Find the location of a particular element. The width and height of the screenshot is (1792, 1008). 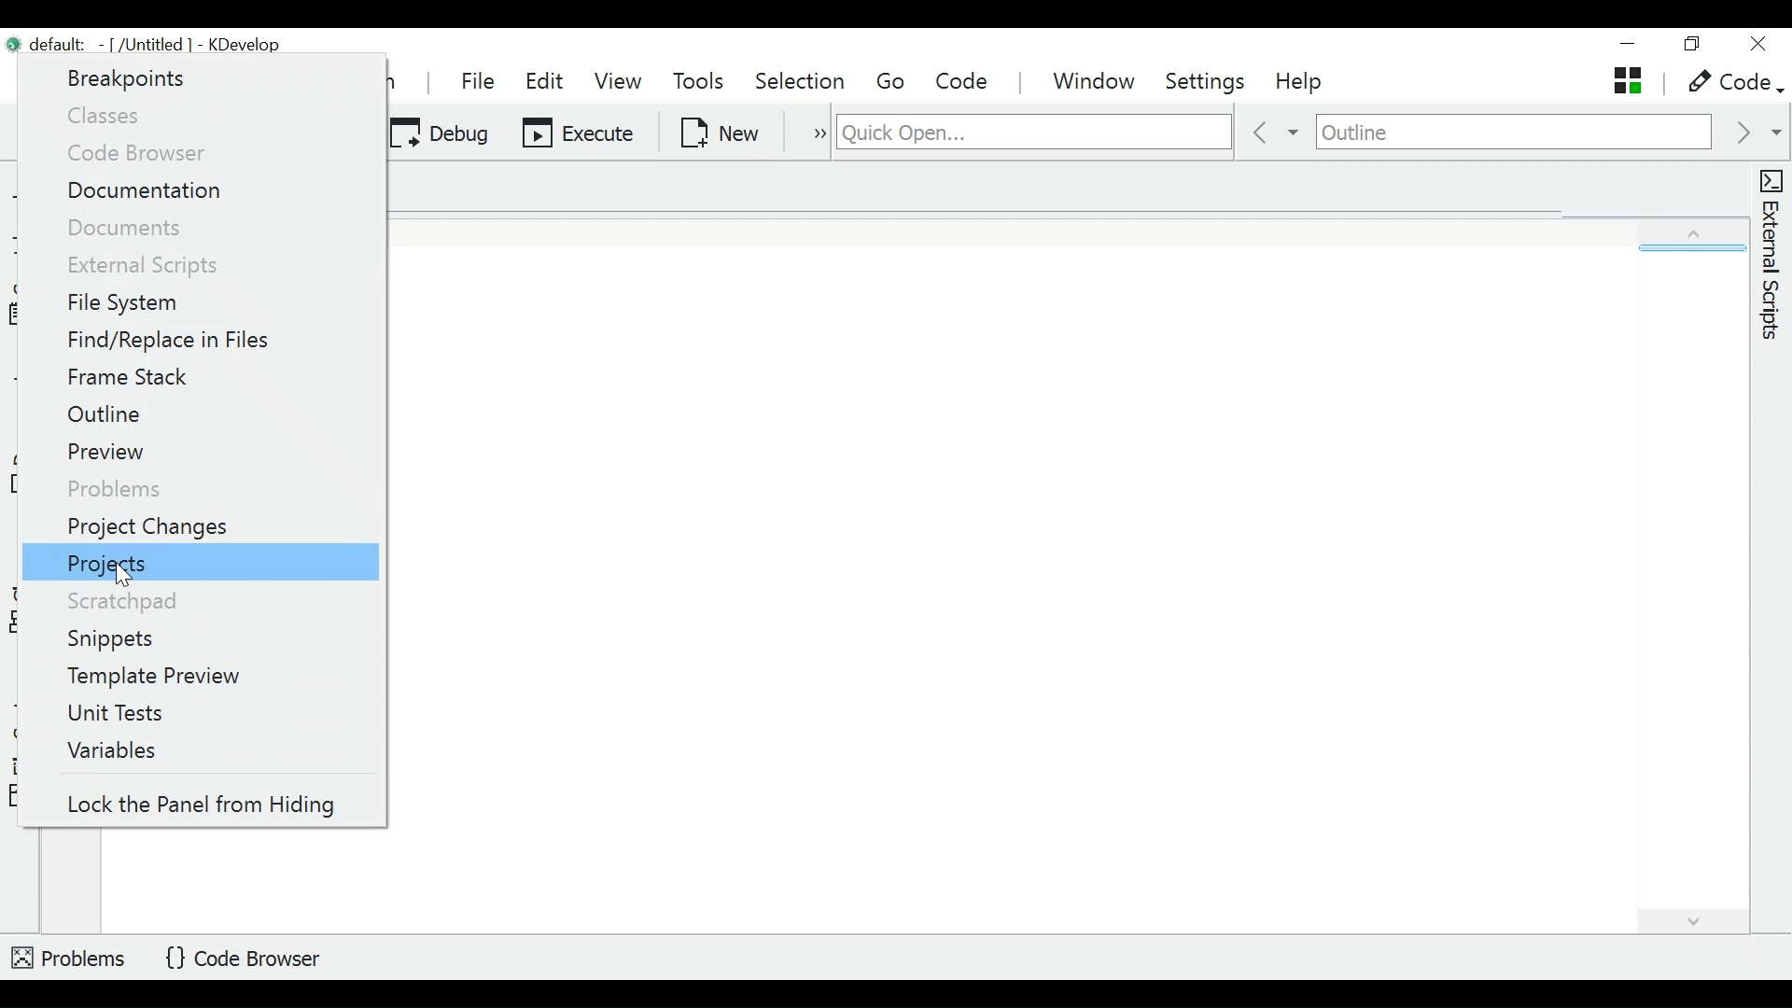

code is located at coordinates (1729, 85).